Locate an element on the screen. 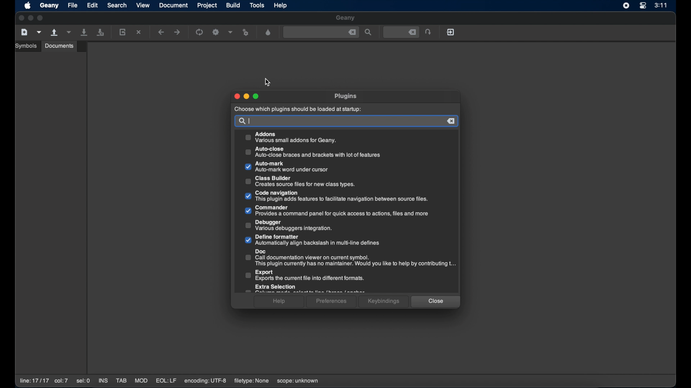 The width and height of the screenshot is (691, 388). jump to the entered file is located at coordinates (401, 32).